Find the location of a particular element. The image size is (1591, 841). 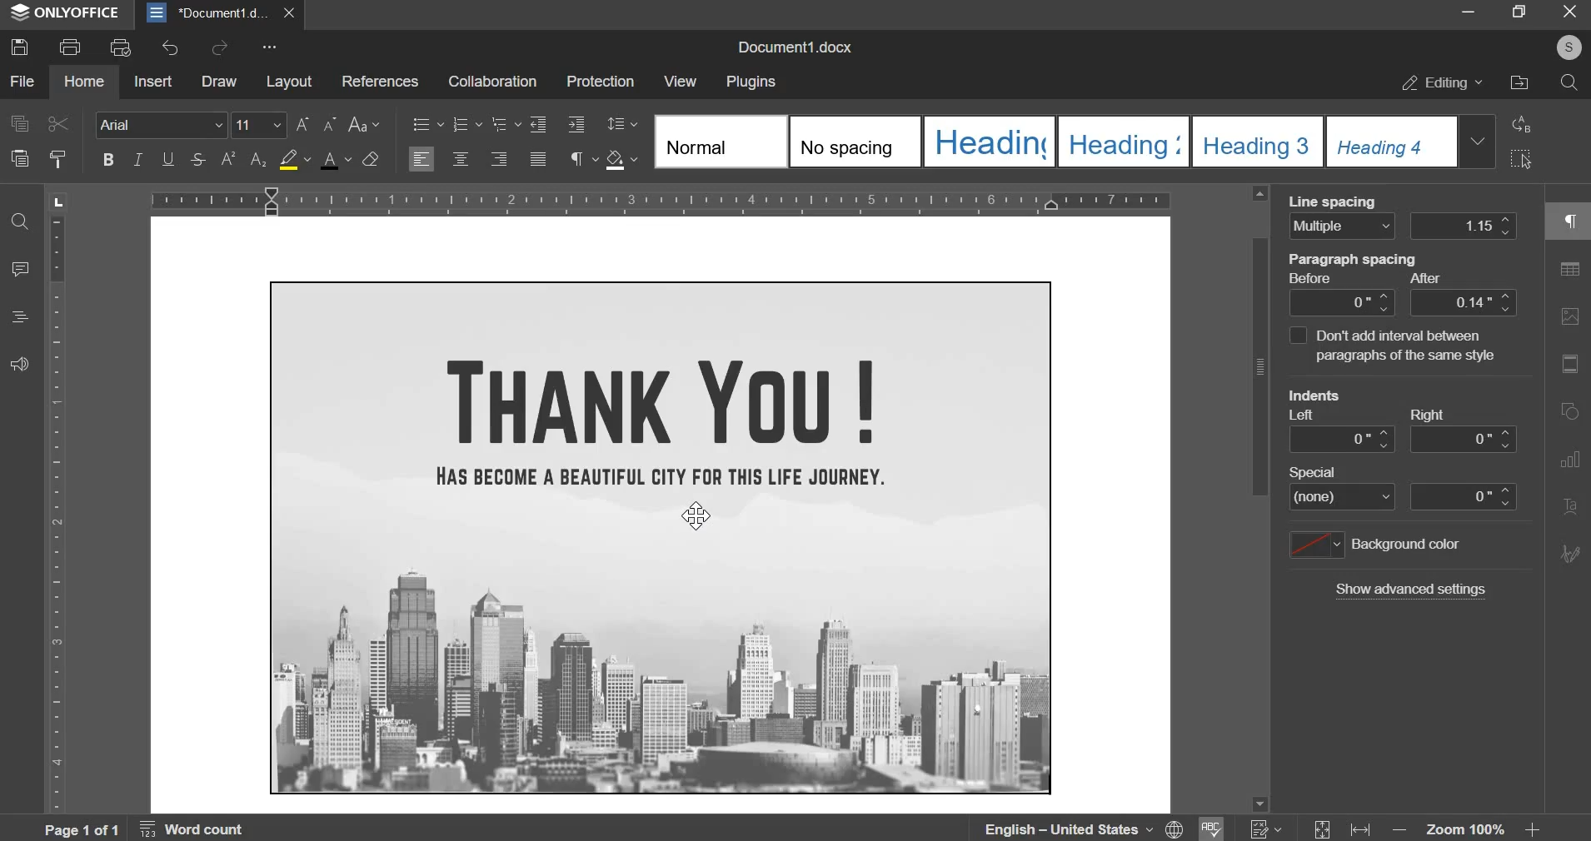

Left is located at coordinates (1308, 416).